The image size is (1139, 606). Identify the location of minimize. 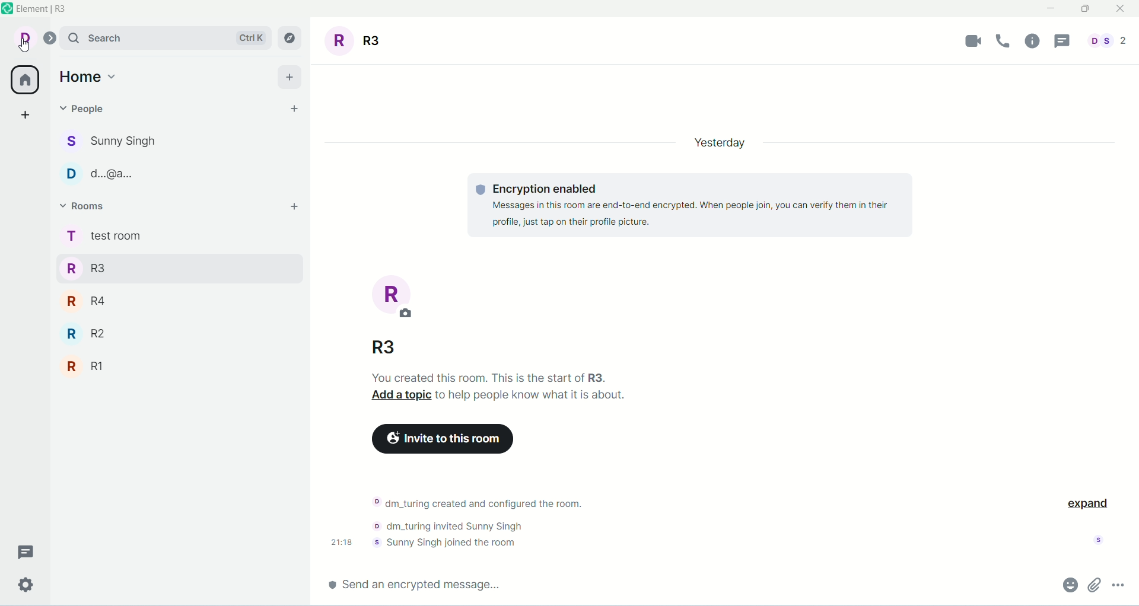
(1055, 9).